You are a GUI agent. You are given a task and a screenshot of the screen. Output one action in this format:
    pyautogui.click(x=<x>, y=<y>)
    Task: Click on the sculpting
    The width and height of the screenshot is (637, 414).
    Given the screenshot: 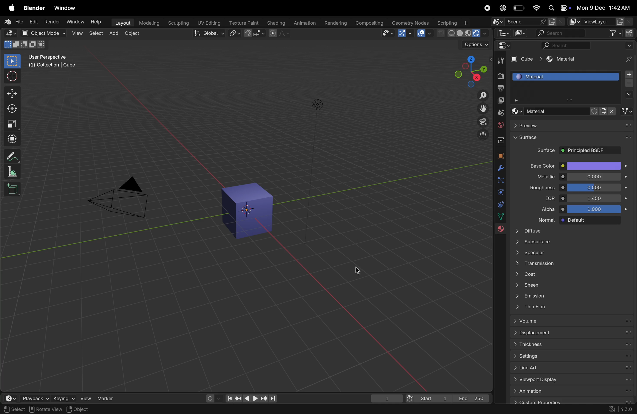 What is the action you would take?
    pyautogui.click(x=178, y=23)
    